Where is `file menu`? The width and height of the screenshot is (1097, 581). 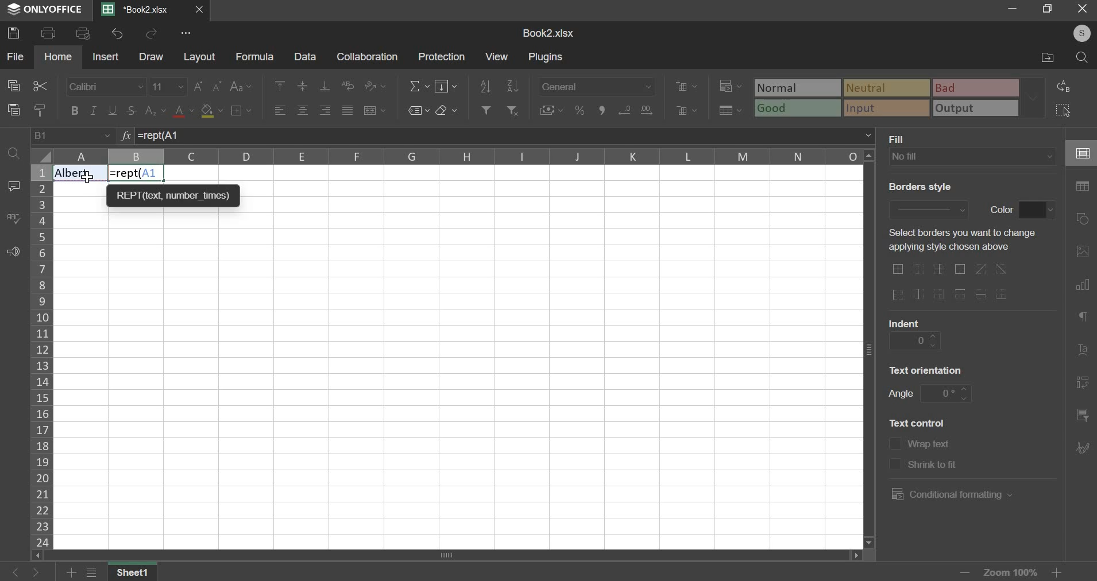 file menu is located at coordinates (92, 572).